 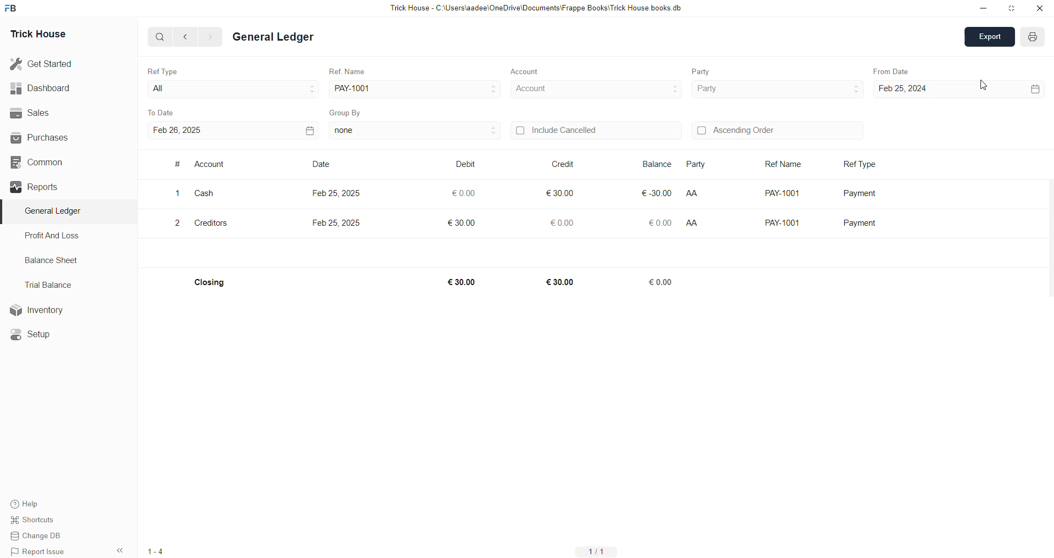 I want to click on Account, so click(x=520, y=71).